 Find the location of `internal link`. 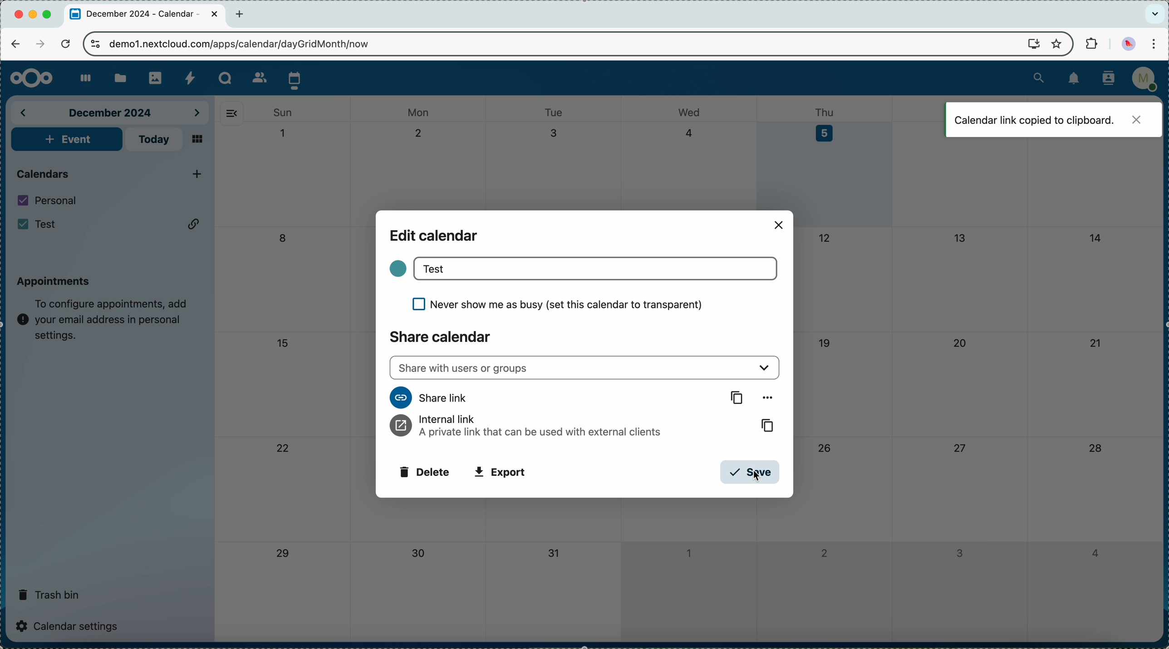

internal link is located at coordinates (526, 427).